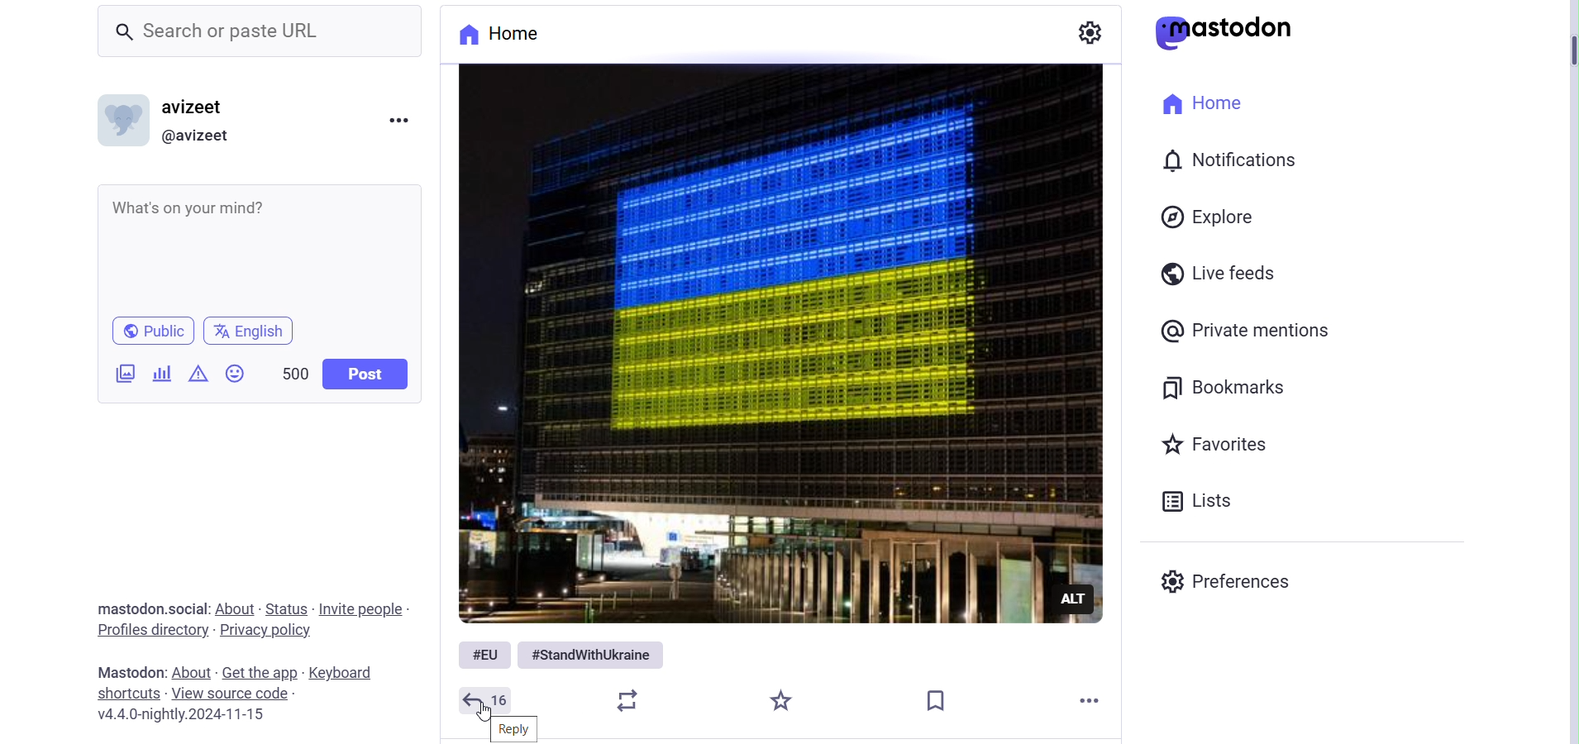 The image size is (1579, 744). Describe the element at coordinates (513, 727) in the screenshot. I see `Reply` at that location.